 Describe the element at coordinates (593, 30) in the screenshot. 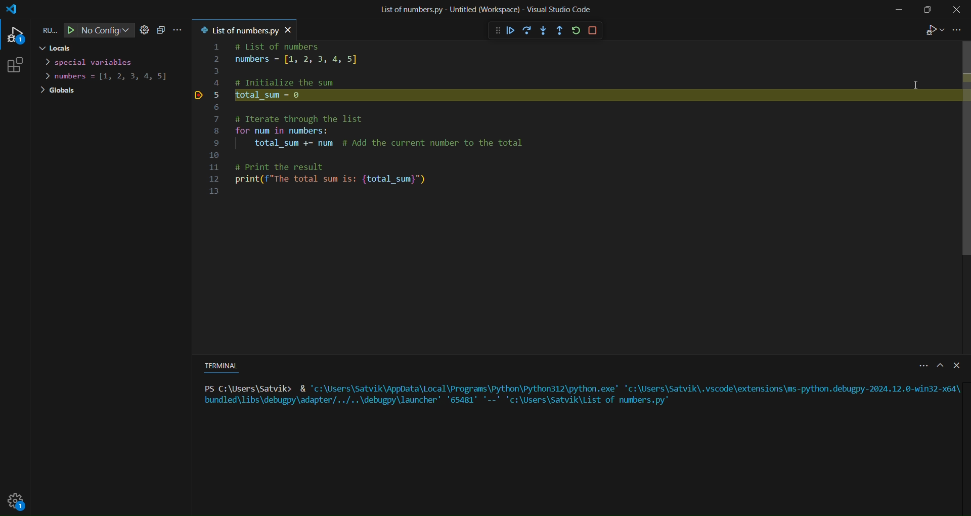

I see `stop ` at that location.